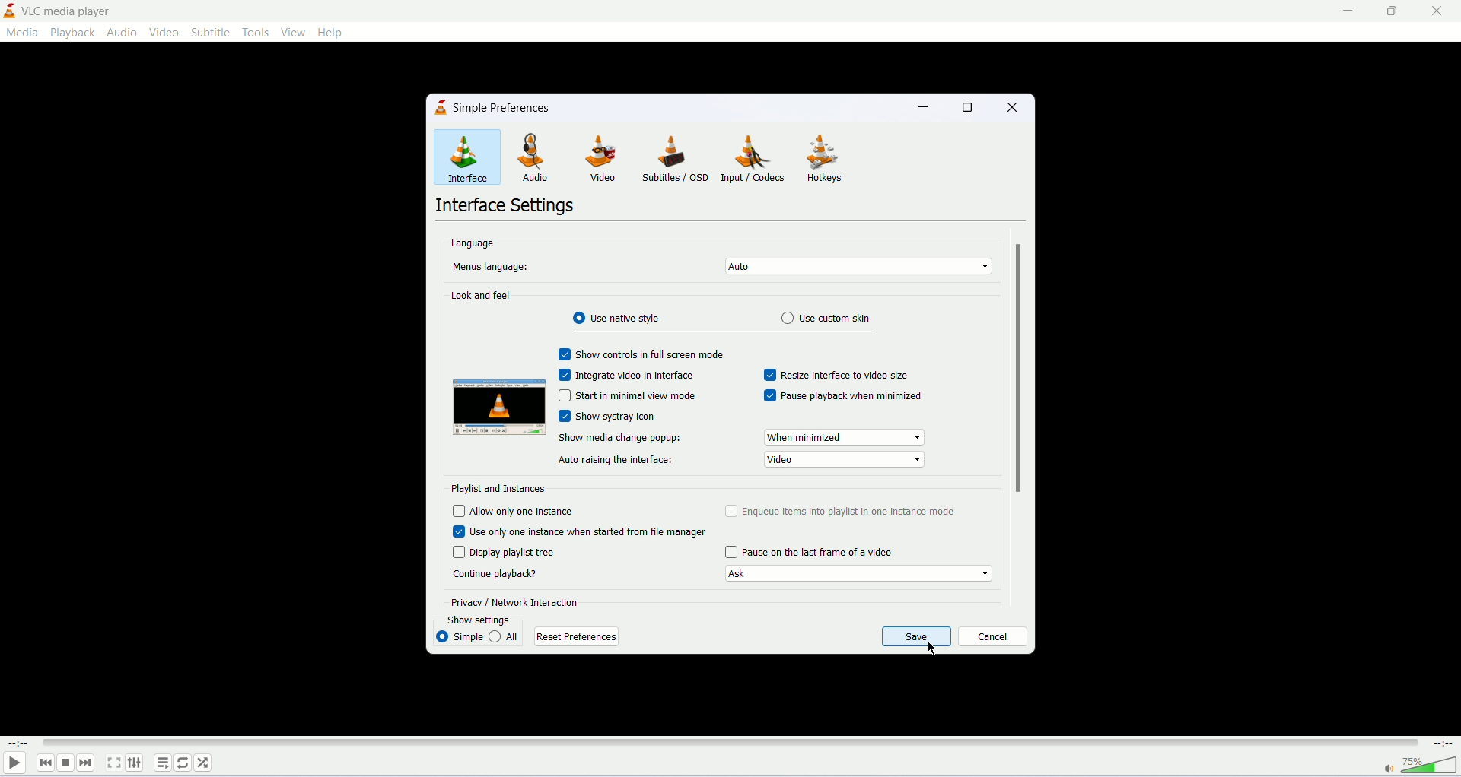 Image resolution: width=1461 pixels, height=777 pixels. I want to click on ask, so click(858, 575).